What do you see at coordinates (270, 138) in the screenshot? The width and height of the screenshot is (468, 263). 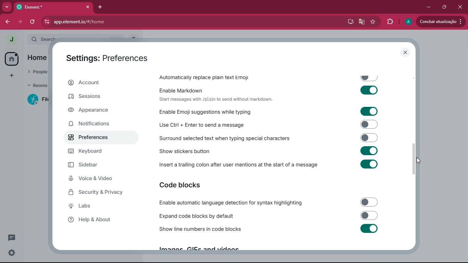 I see `Surround selected text when typing special characters` at bounding box center [270, 138].